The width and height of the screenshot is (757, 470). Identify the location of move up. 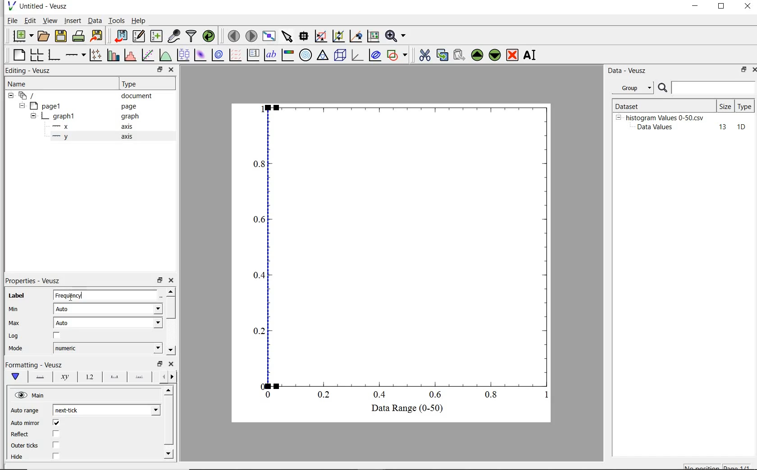
(169, 390).